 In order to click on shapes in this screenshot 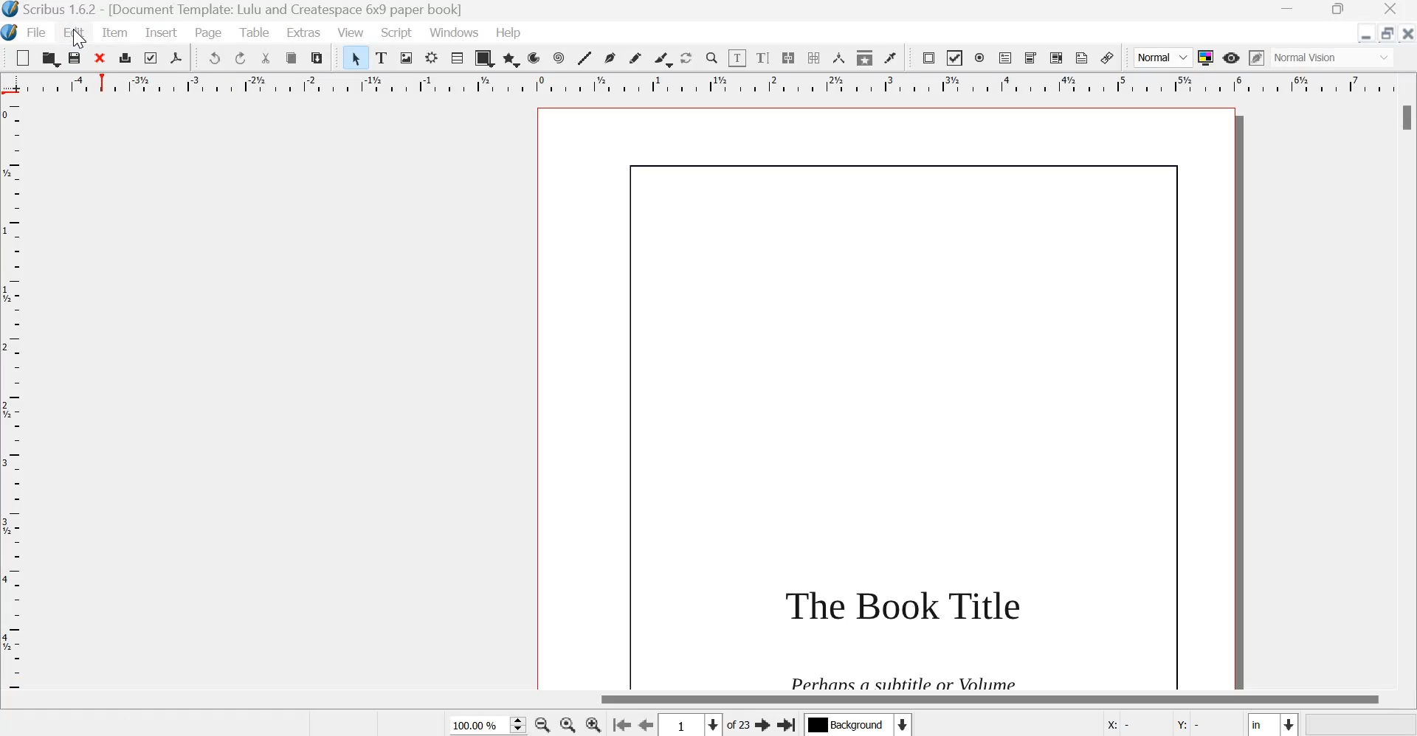, I will do `click(484, 58)`.